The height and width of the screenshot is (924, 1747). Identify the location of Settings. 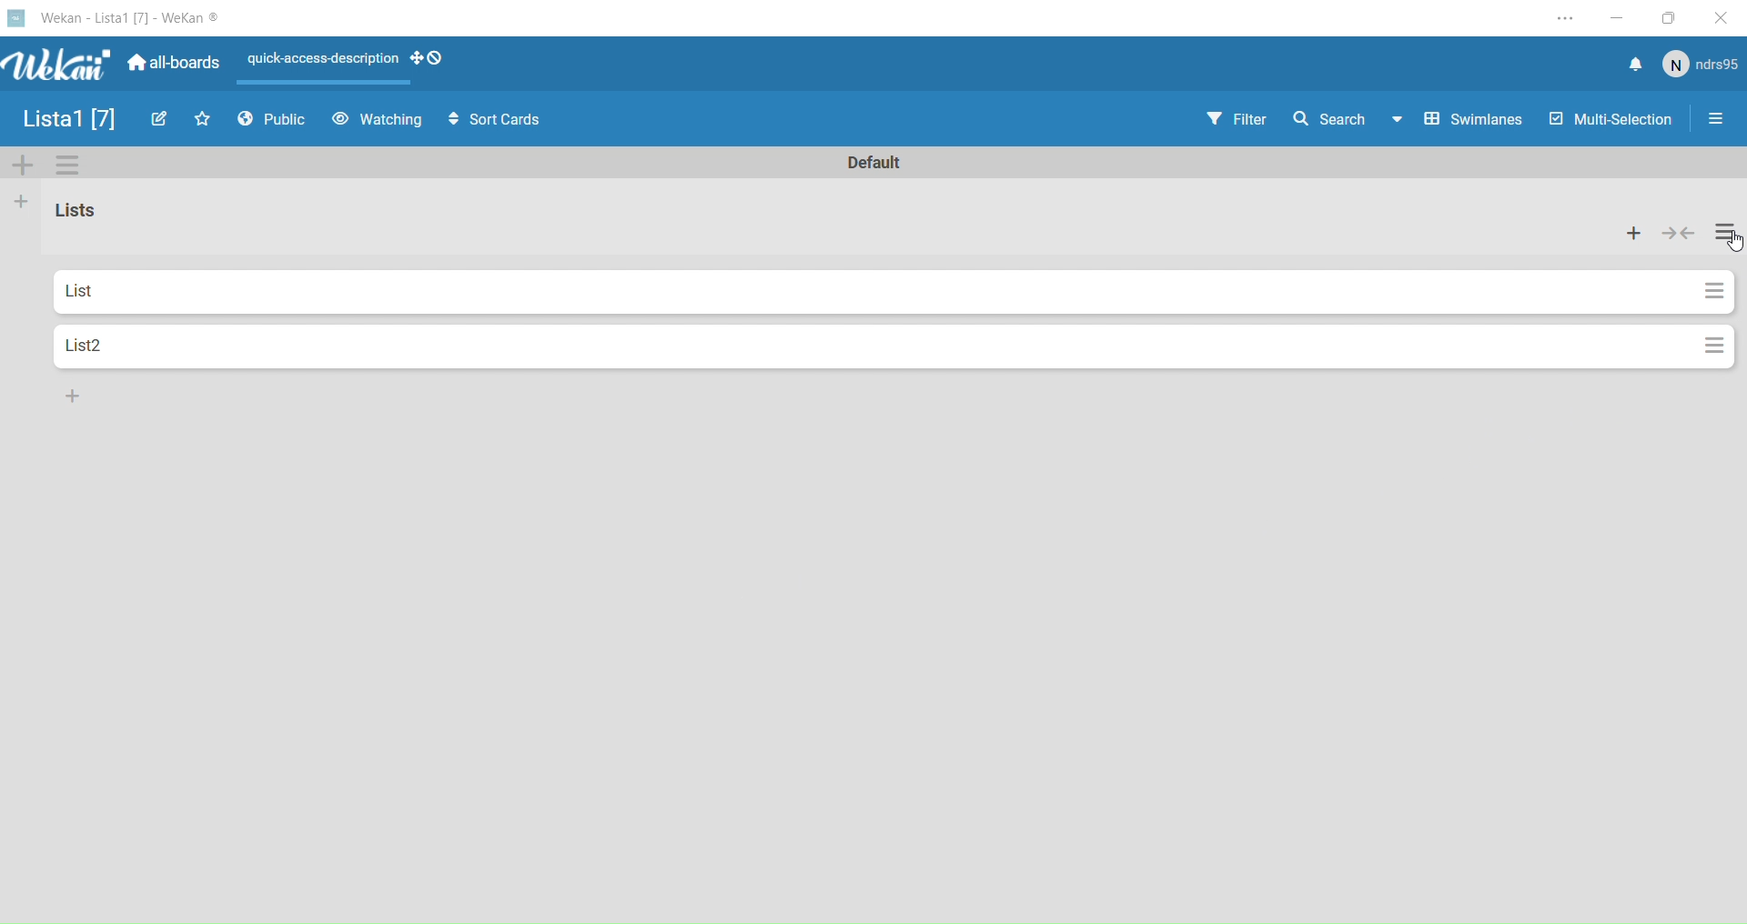
(74, 166).